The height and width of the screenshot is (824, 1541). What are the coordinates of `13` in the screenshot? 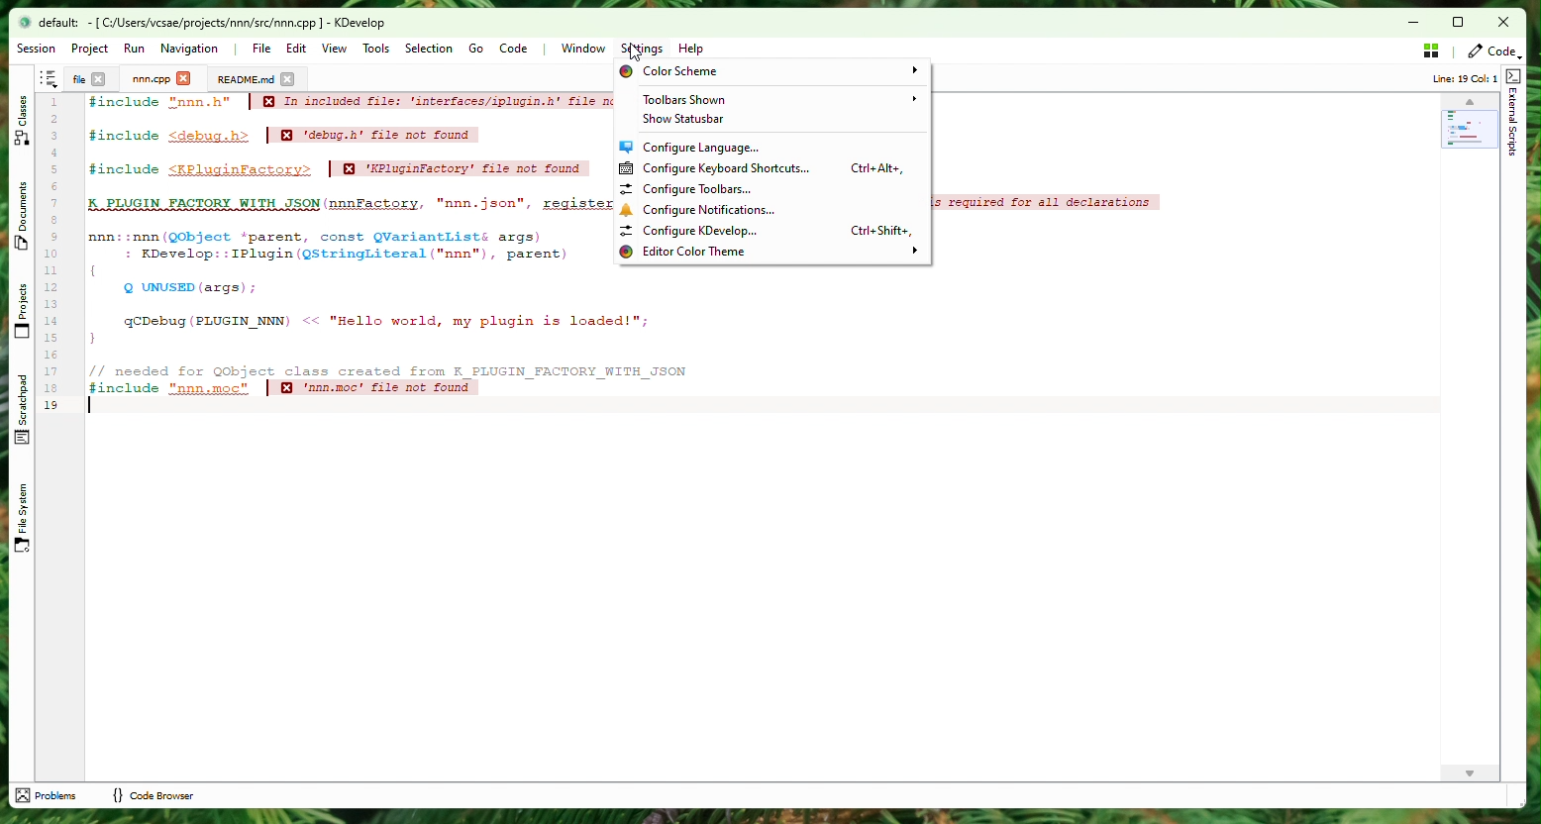 It's located at (52, 304).